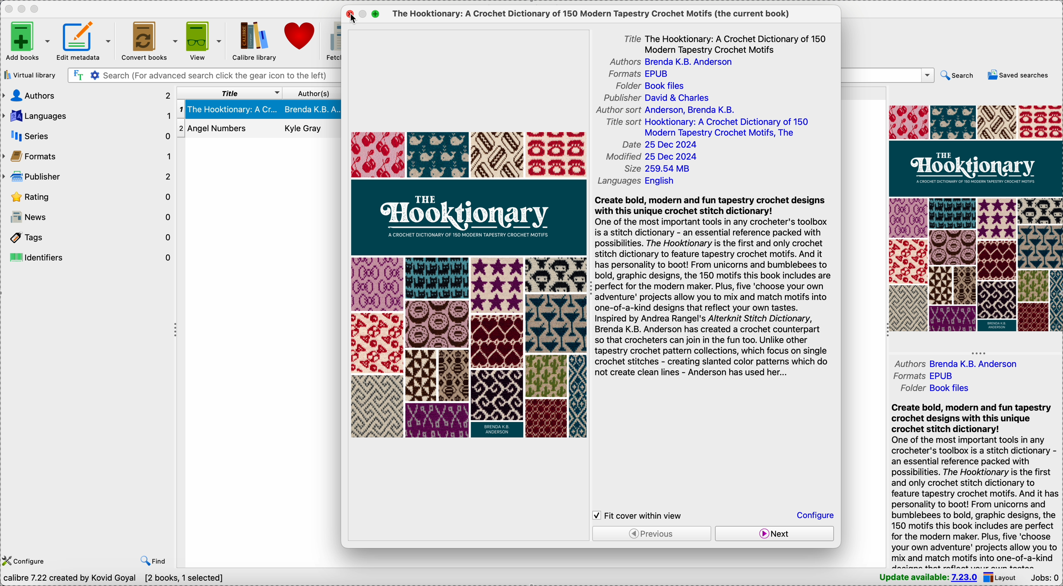 The width and height of the screenshot is (1063, 586). I want to click on edit metadata, so click(85, 40).